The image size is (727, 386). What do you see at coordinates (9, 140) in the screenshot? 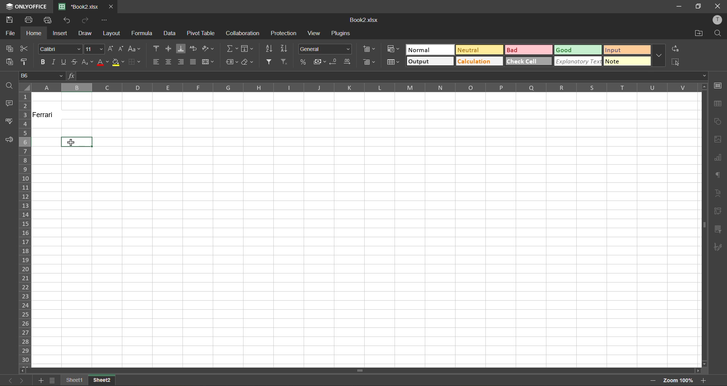
I see `feedback` at bounding box center [9, 140].